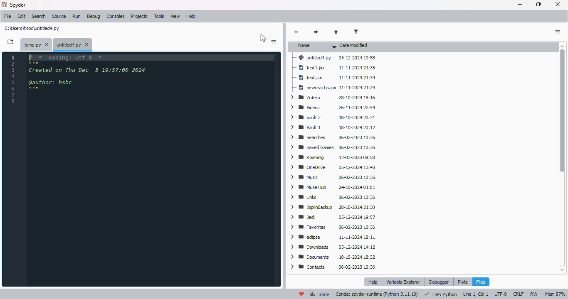  I want to click on Downloads, so click(333, 267).